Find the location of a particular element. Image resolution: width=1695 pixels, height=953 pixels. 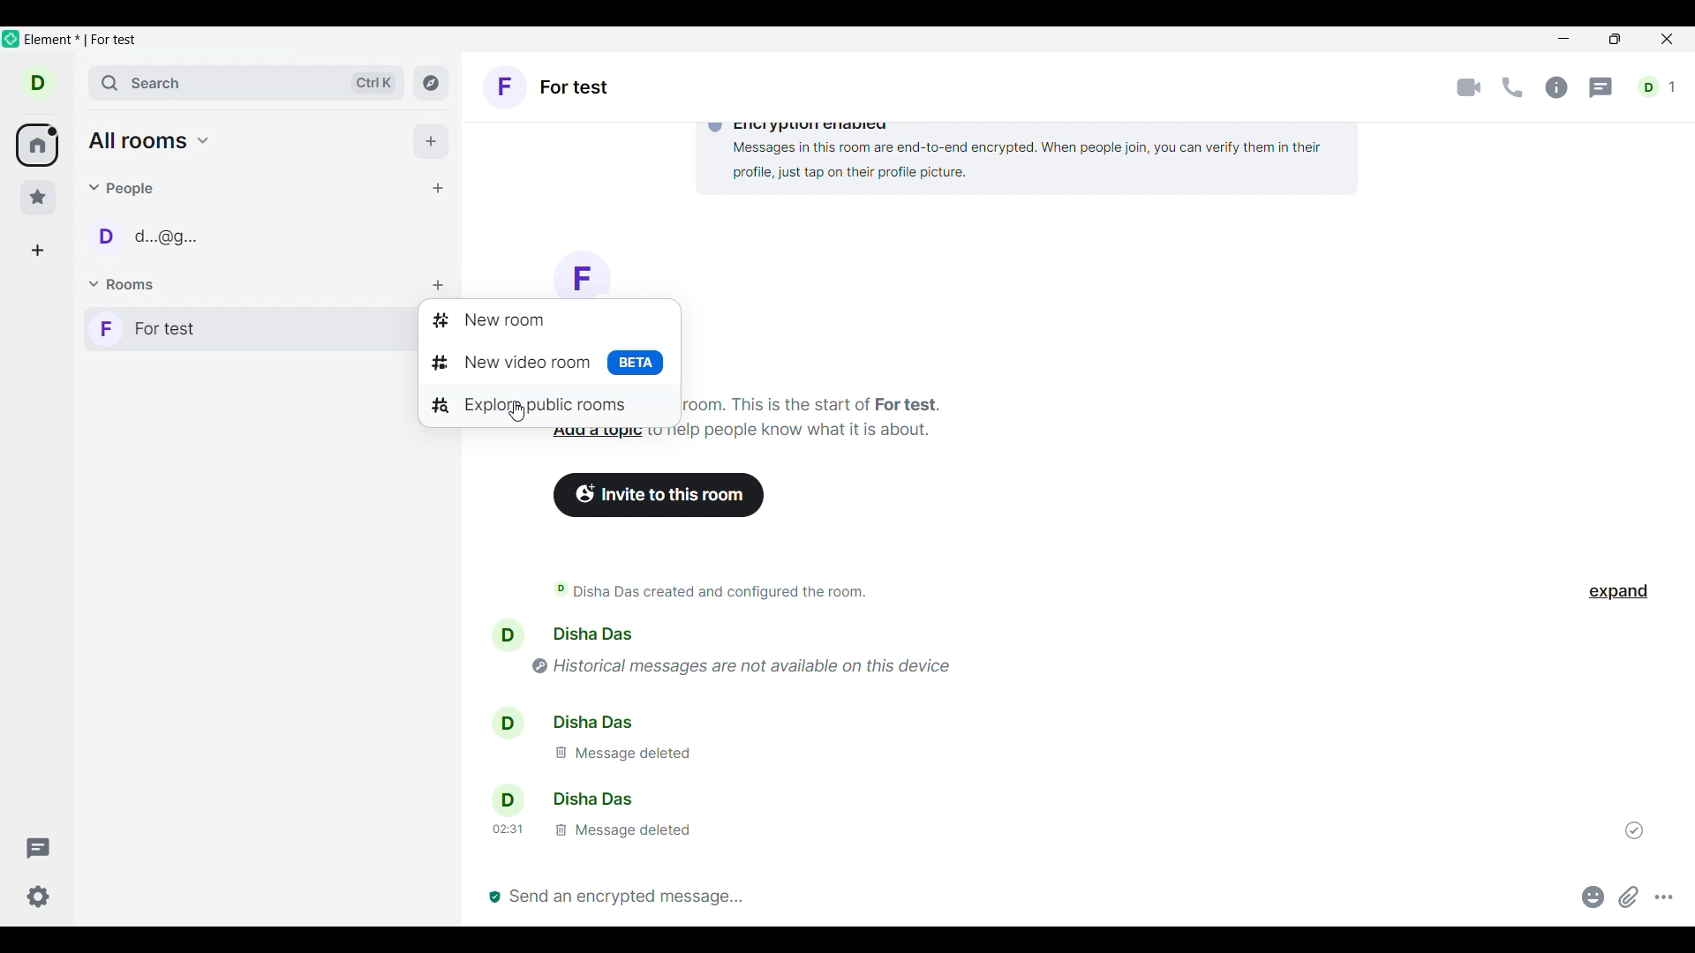

for test is located at coordinates (543, 360).